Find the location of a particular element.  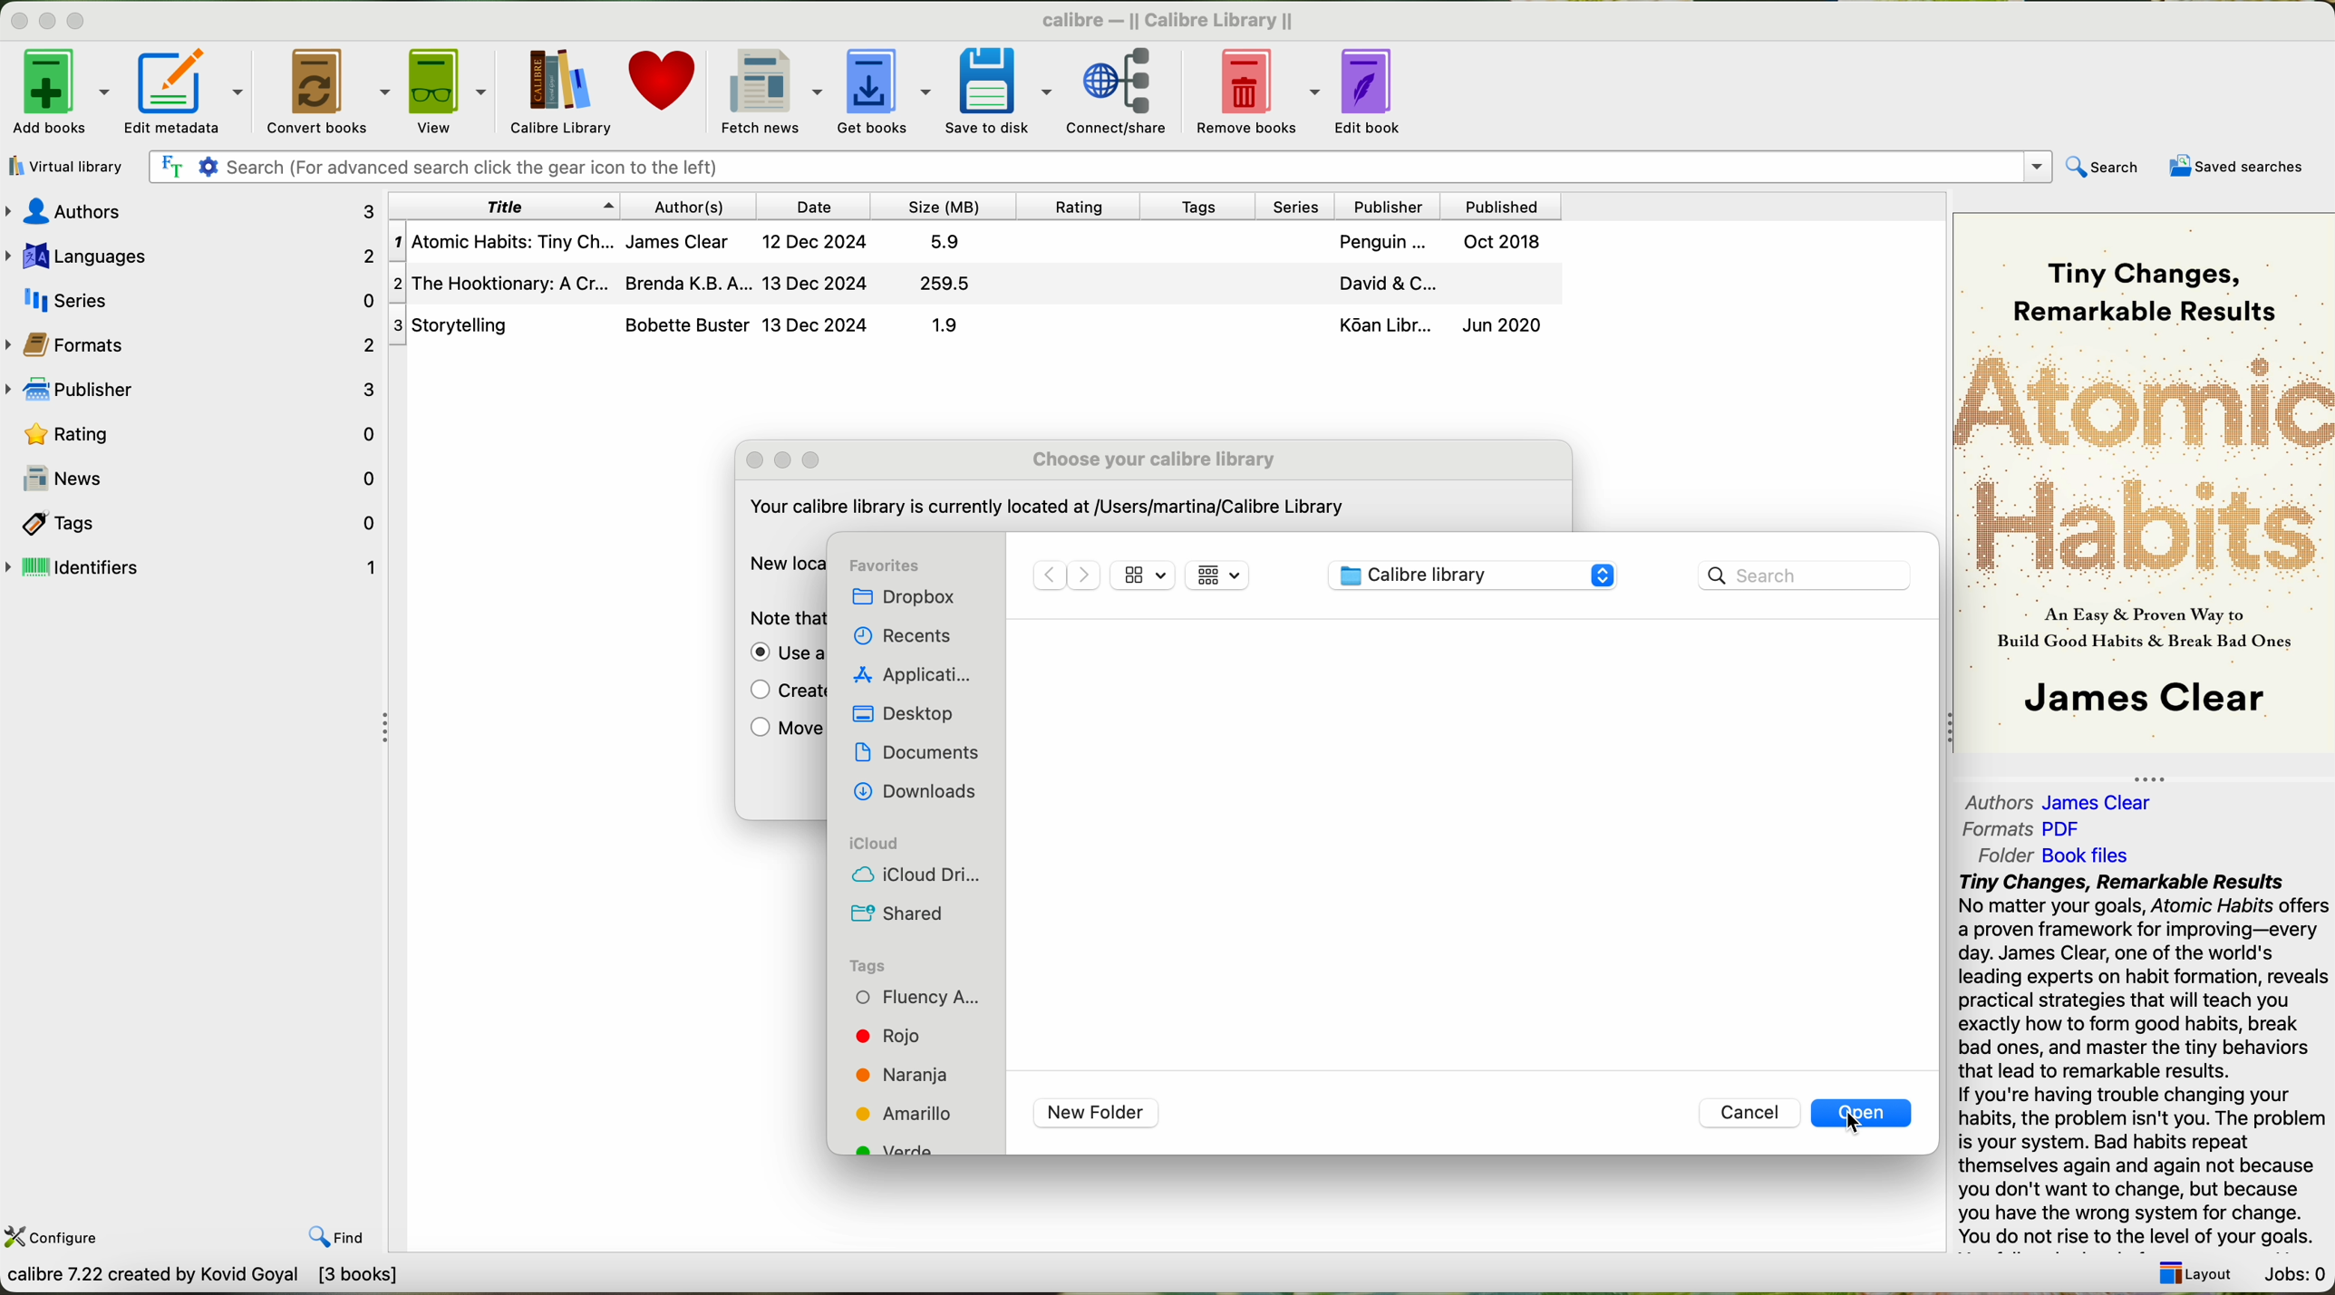

formats  is located at coordinates (1998, 829).